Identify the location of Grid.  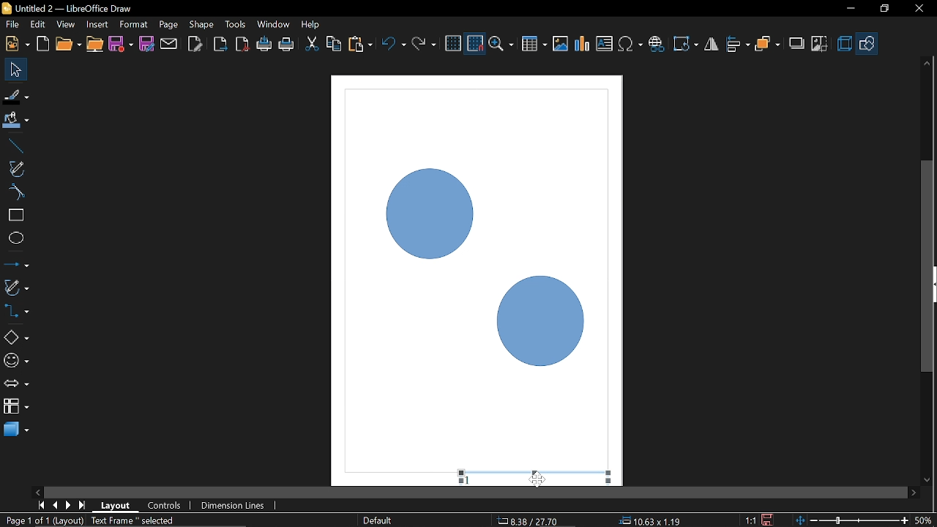
(453, 44).